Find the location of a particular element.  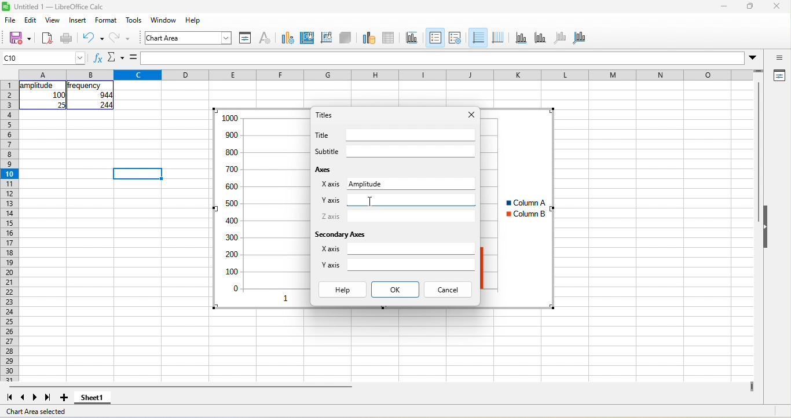

window is located at coordinates (164, 20).